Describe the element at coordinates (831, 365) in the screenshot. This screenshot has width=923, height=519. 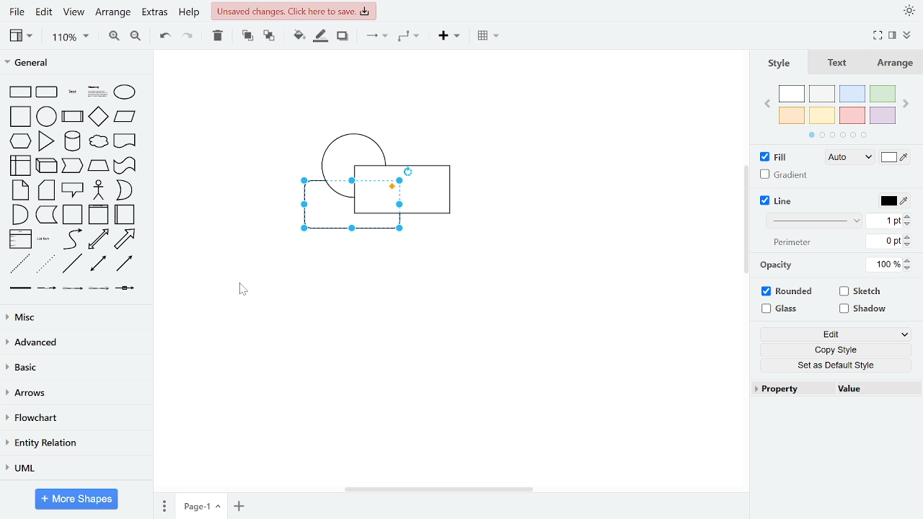
I see `set as default style` at that location.